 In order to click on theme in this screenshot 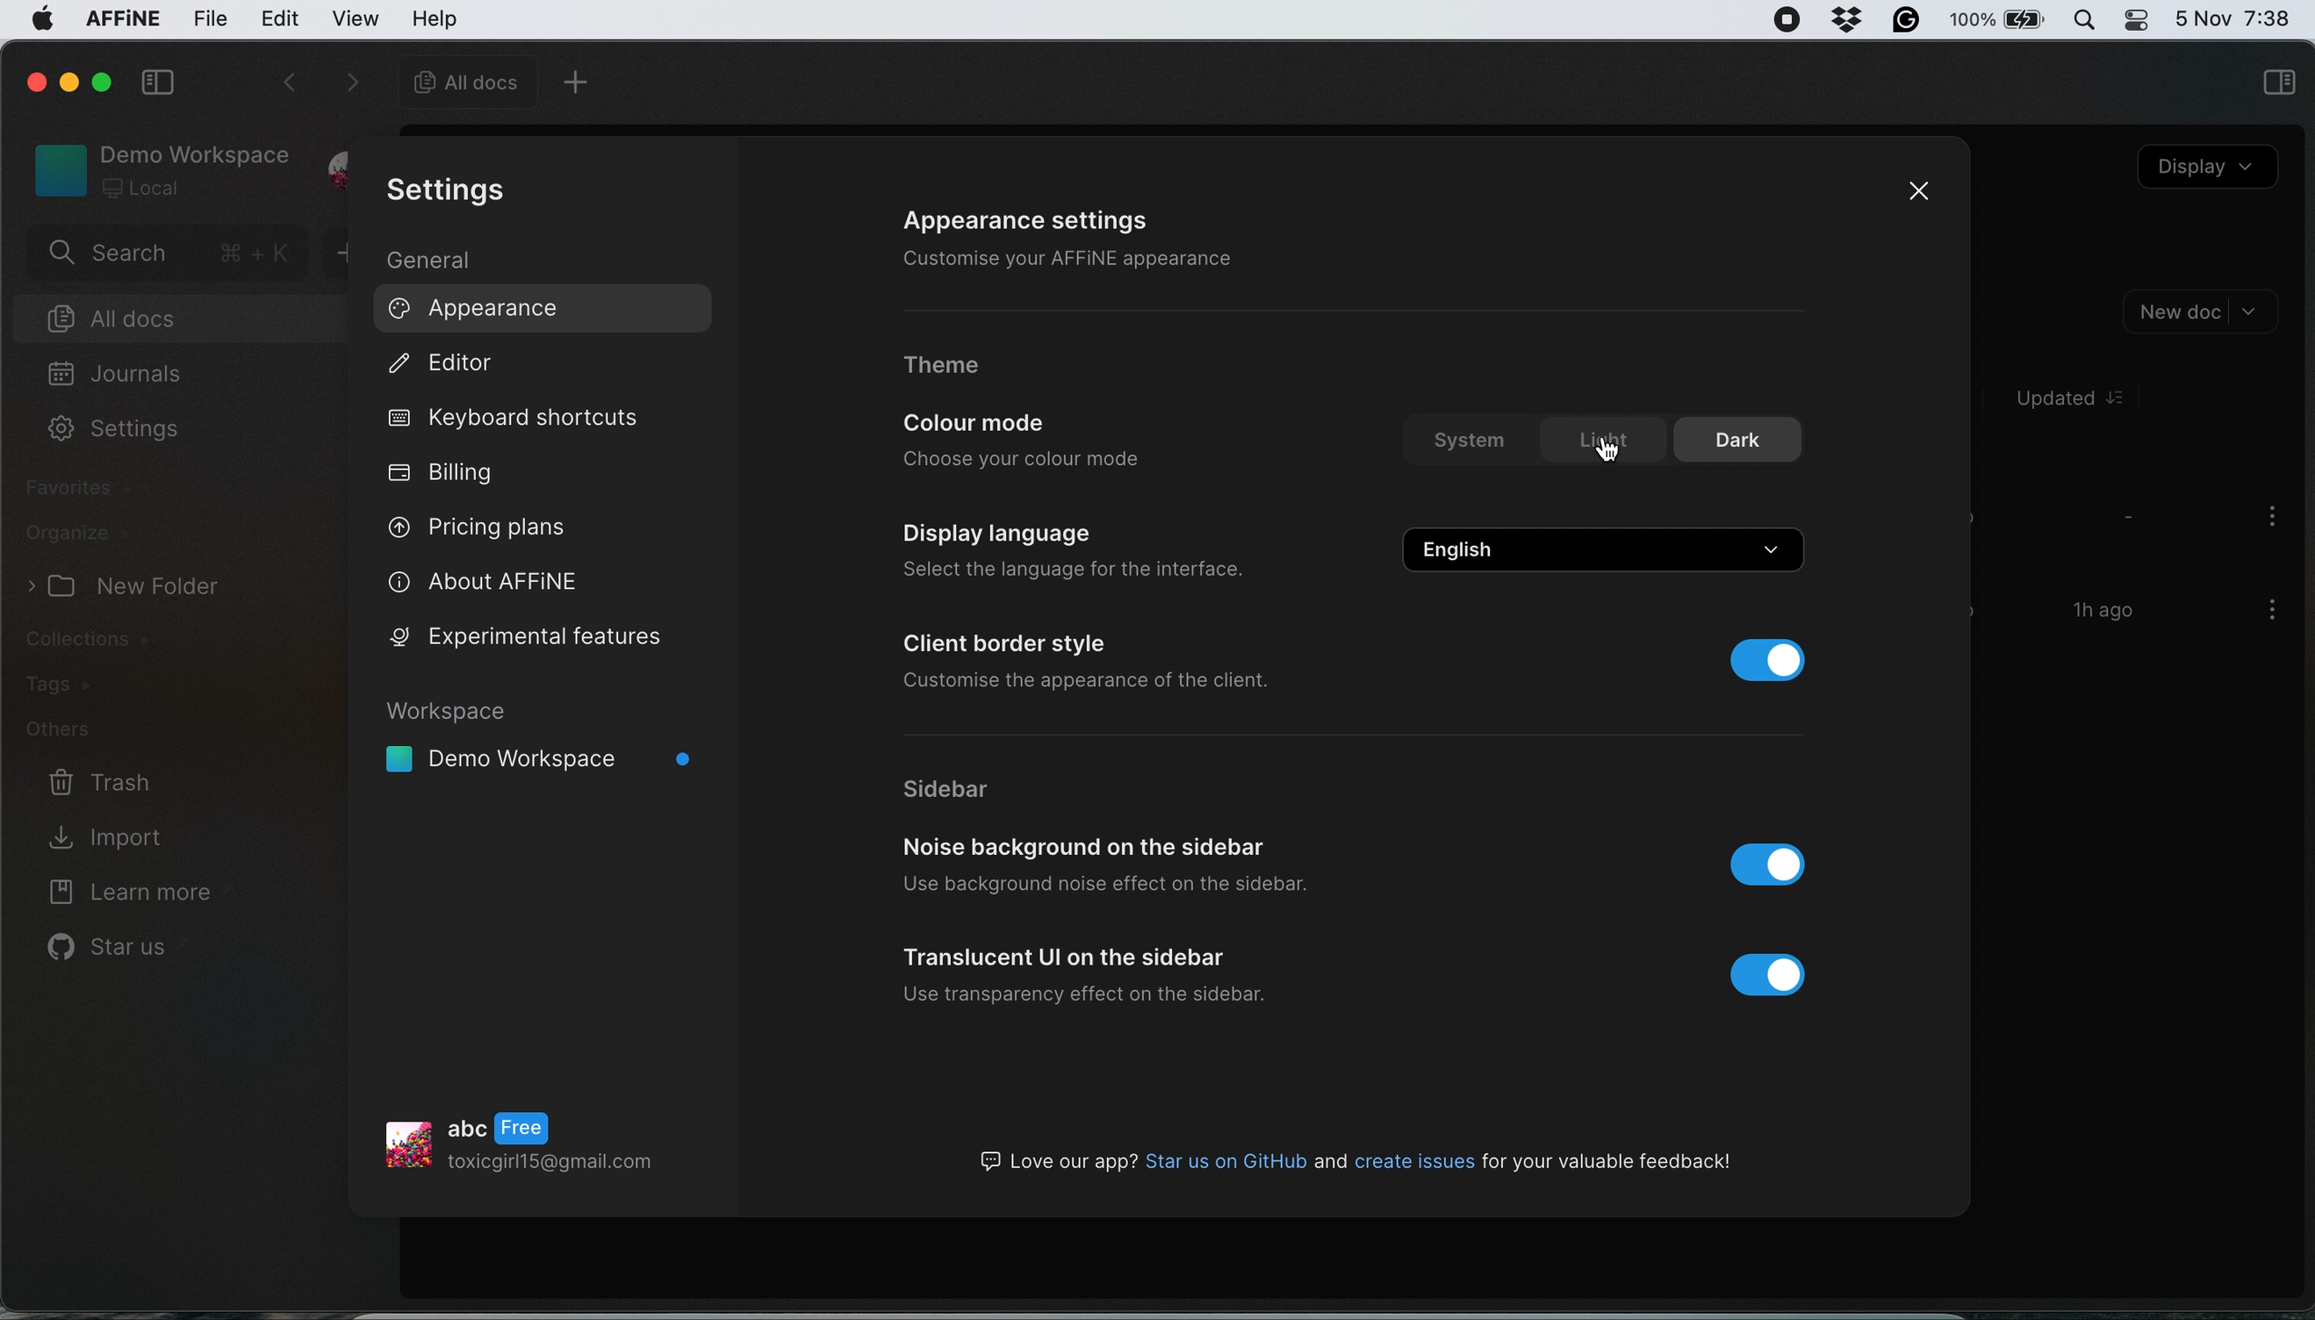, I will do `click(946, 368)`.